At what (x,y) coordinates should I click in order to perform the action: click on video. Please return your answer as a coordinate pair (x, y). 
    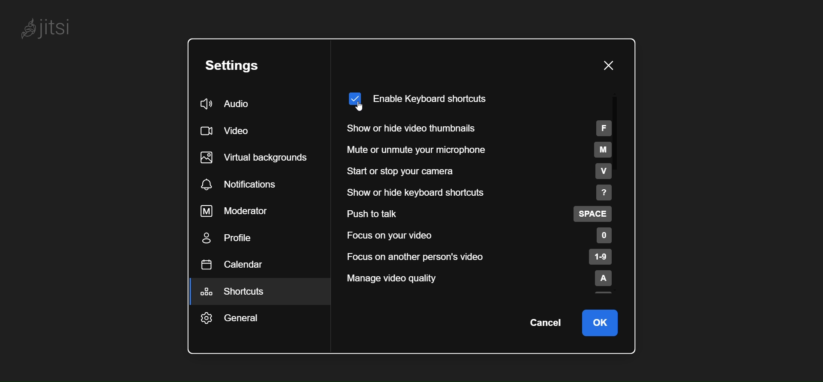
    Looking at the image, I should click on (232, 130).